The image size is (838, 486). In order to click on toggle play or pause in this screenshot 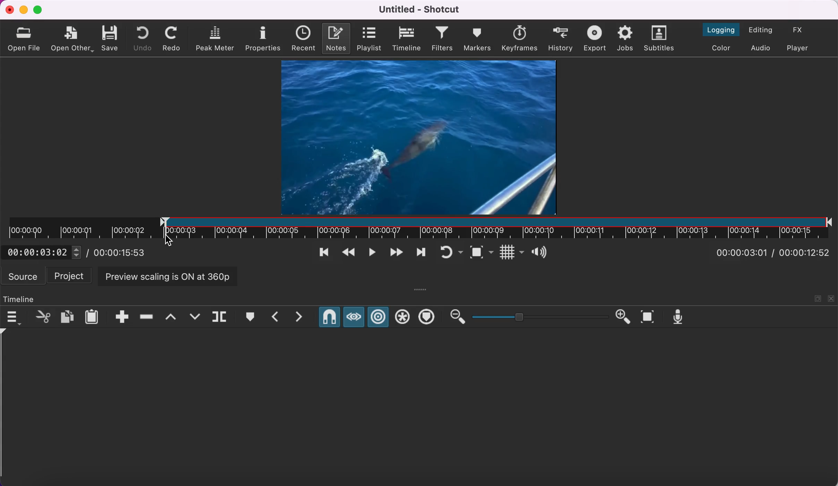, I will do `click(370, 254)`.